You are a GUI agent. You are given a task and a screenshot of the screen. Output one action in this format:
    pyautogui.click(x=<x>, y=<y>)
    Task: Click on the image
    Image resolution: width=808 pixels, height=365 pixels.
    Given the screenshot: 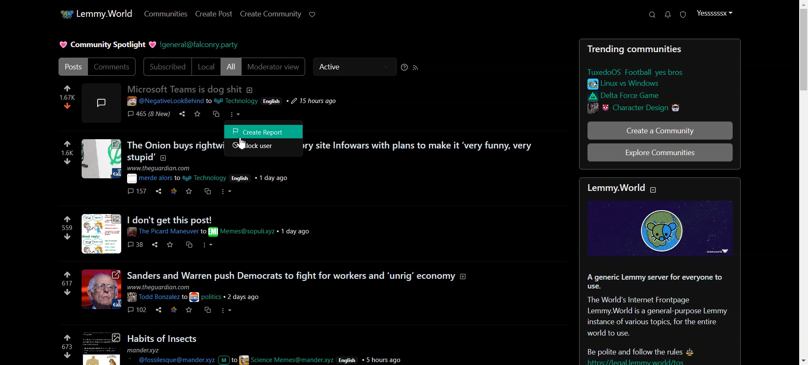 What is the action you would take?
    pyautogui.click(x=101, y=159)
    